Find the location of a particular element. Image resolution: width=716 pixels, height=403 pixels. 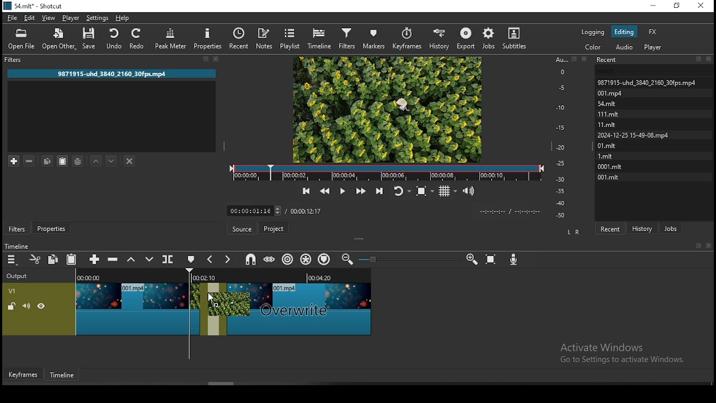

timer is located at coordinates (255, 211).